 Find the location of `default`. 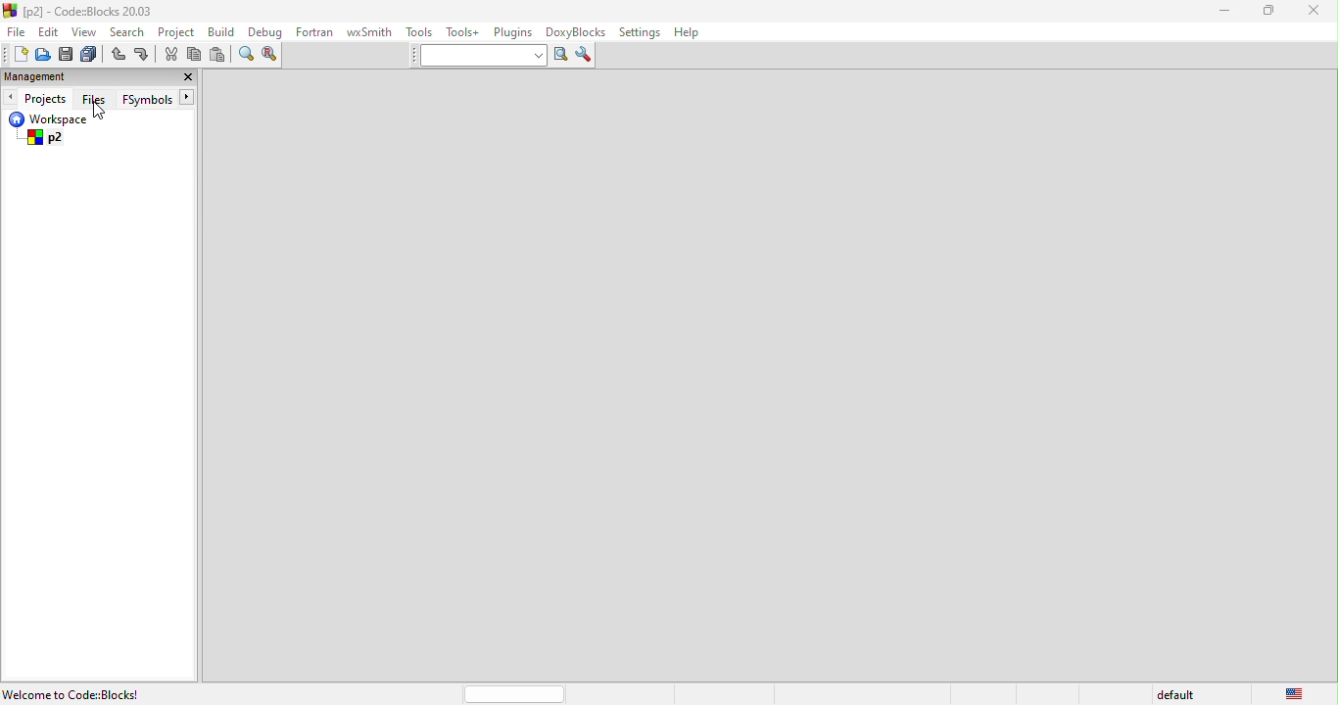

default is located at coordinates (1178, 693).